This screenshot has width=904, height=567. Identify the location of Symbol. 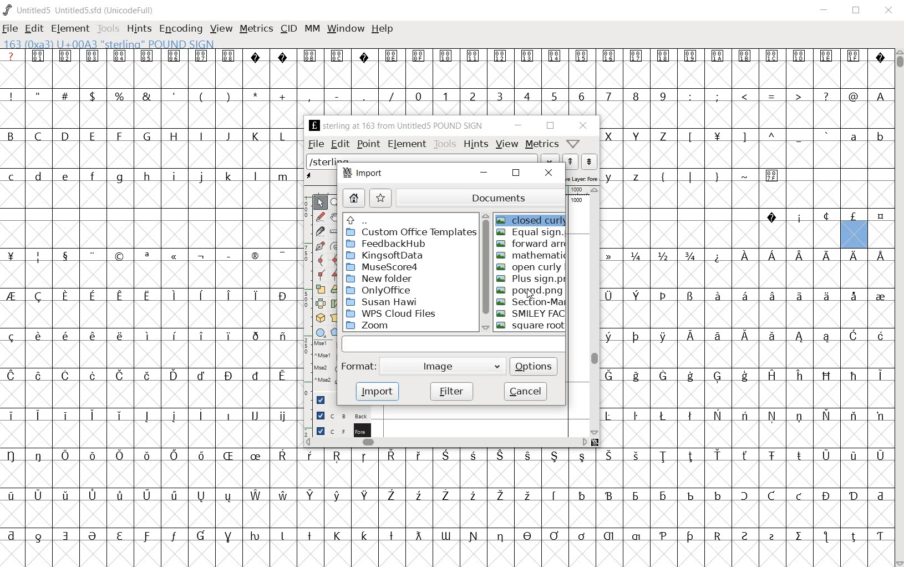
(202, 56).